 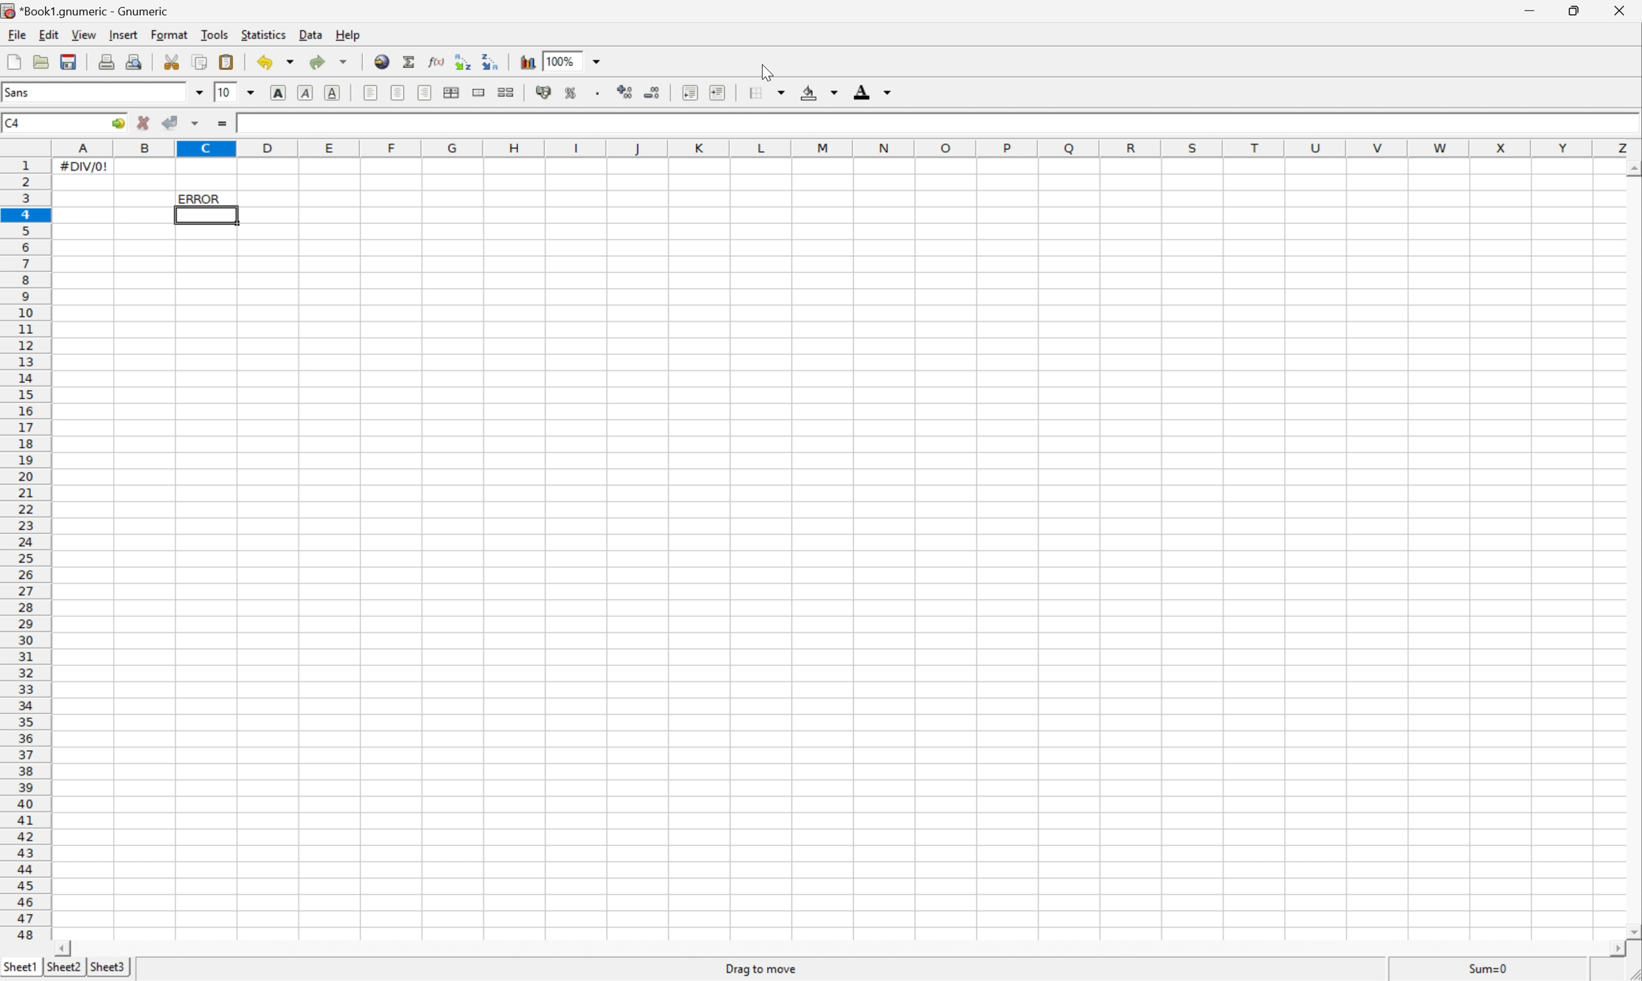 I want to click on 10, so click(x=229, y=92).